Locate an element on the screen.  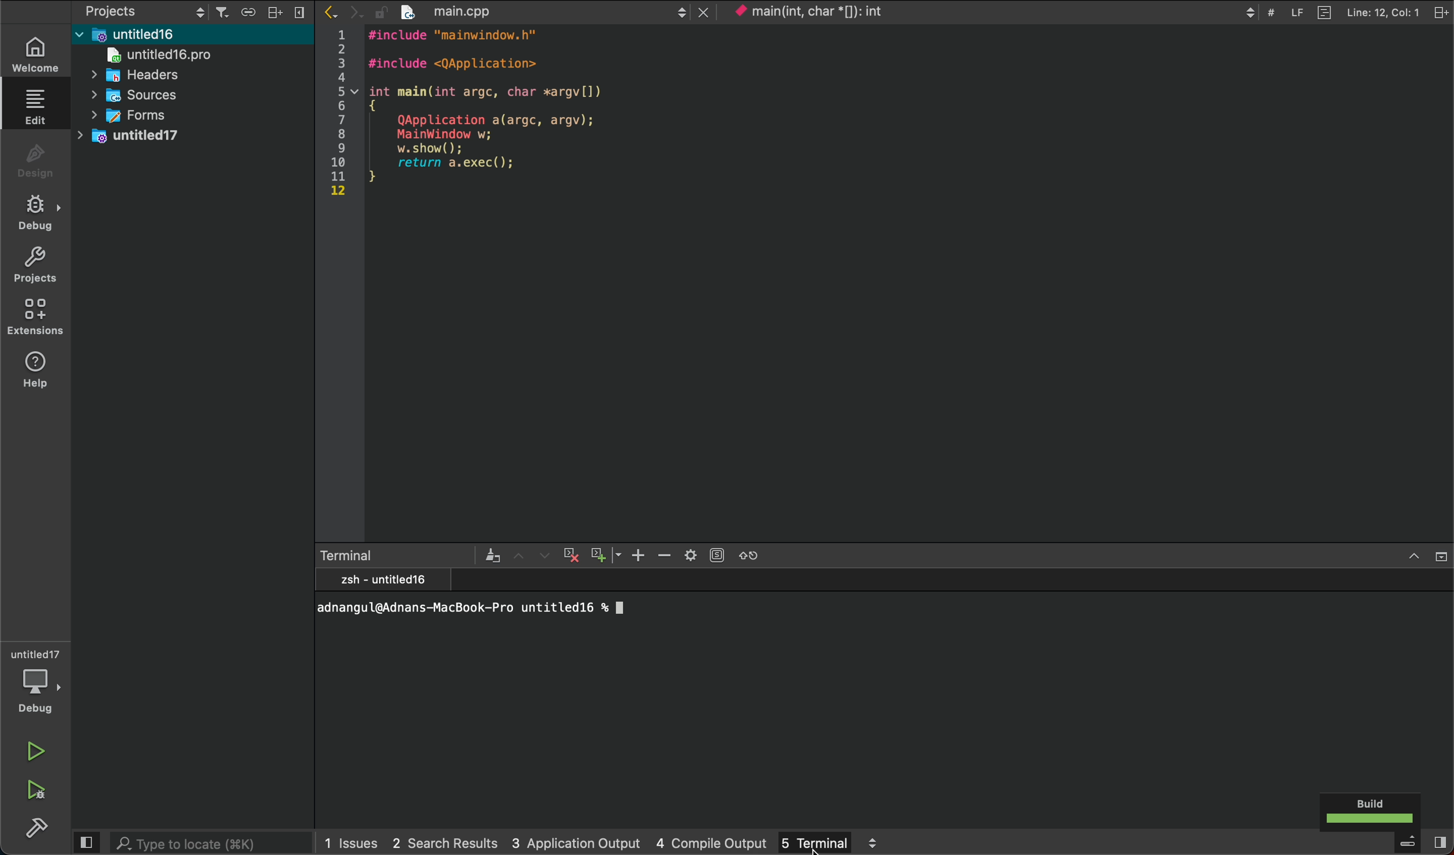
up/down is located at coordinates (872, 842).